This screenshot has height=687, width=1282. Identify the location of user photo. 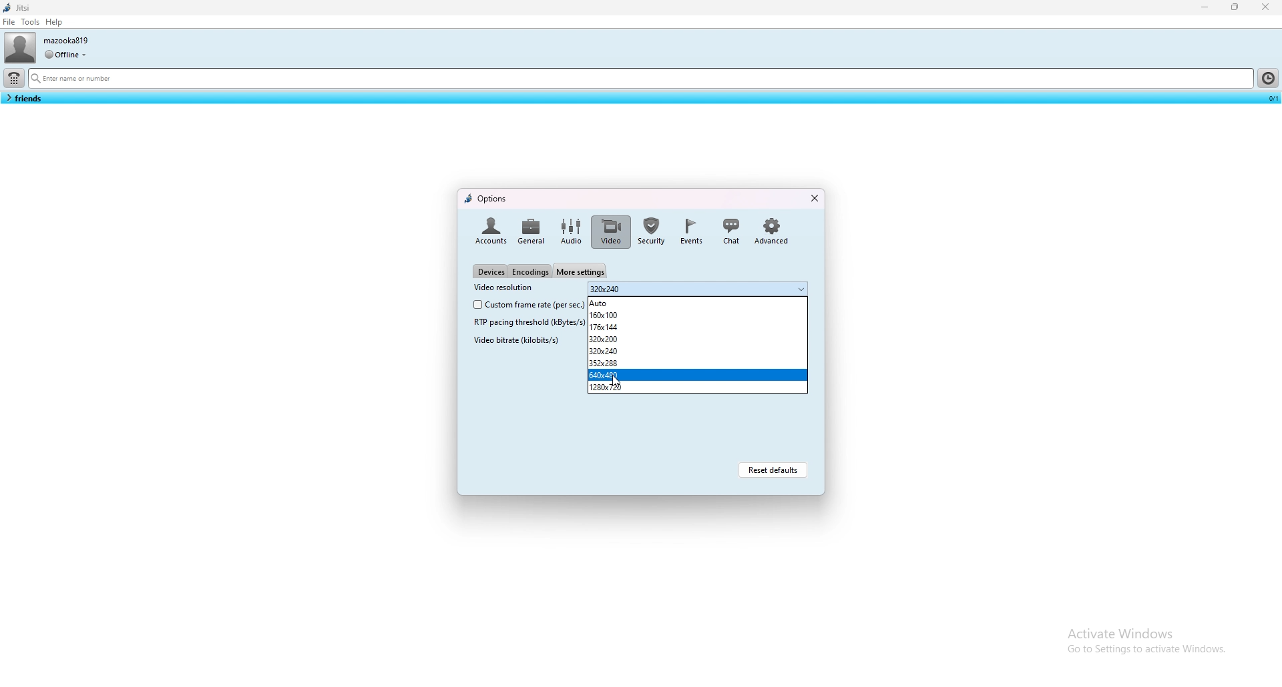
(19, 47).